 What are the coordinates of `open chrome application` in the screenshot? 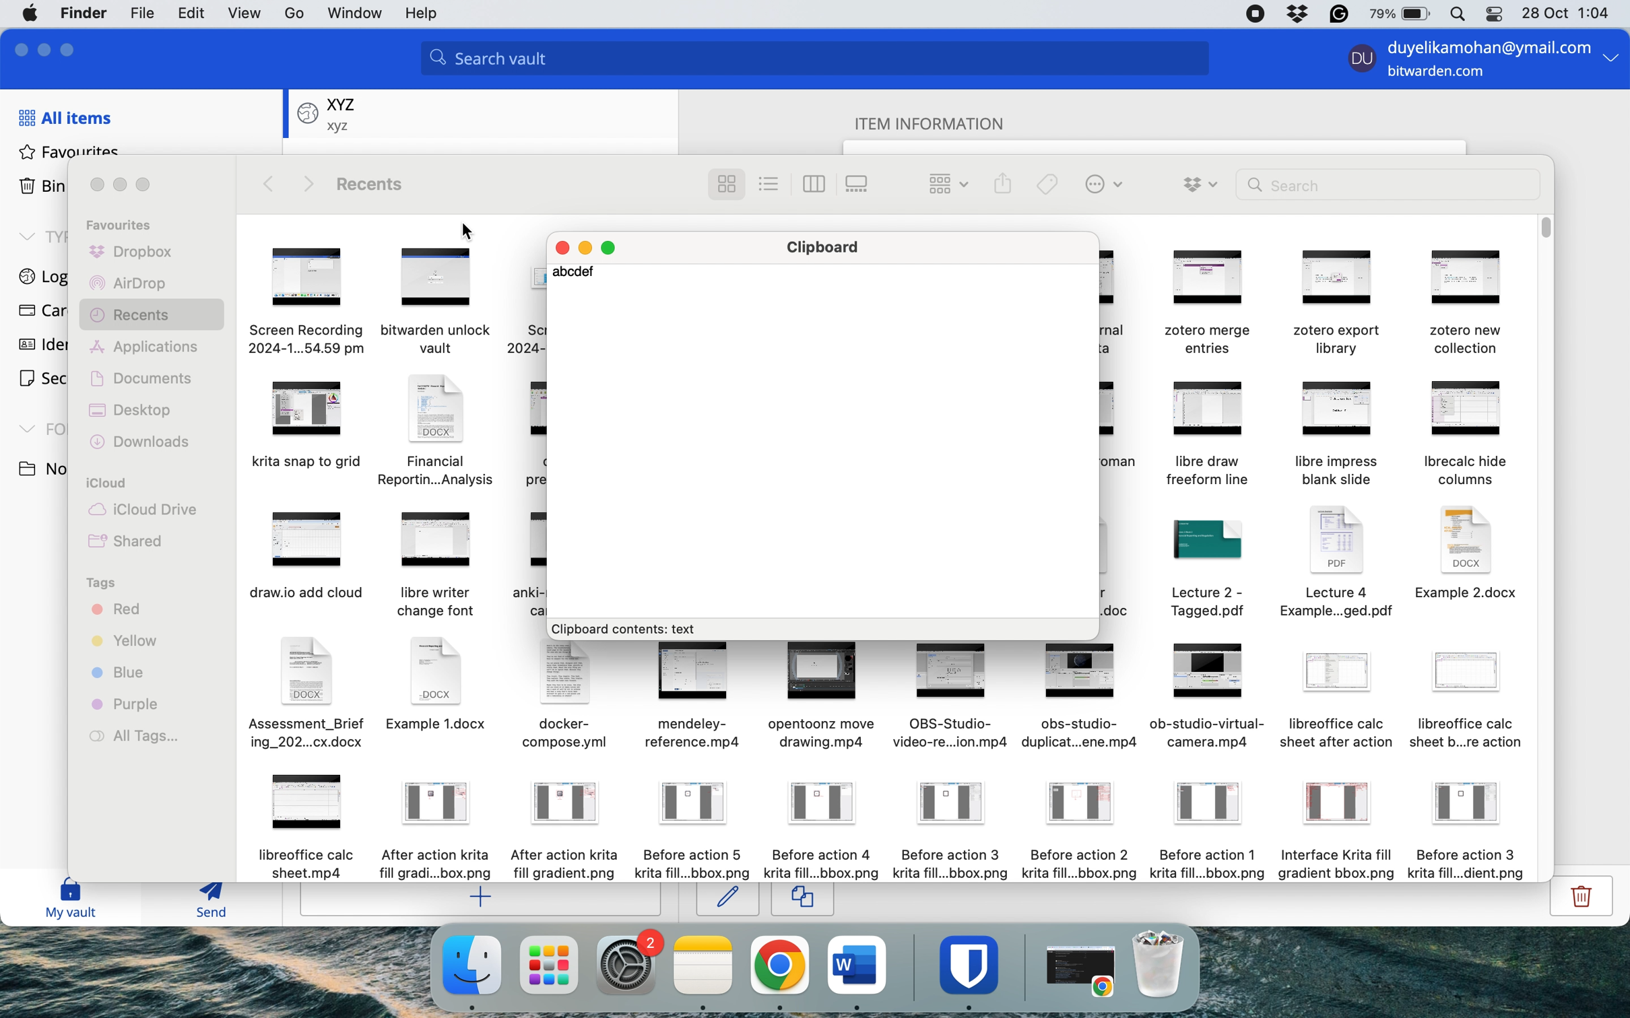 It's located at (1084, 972).